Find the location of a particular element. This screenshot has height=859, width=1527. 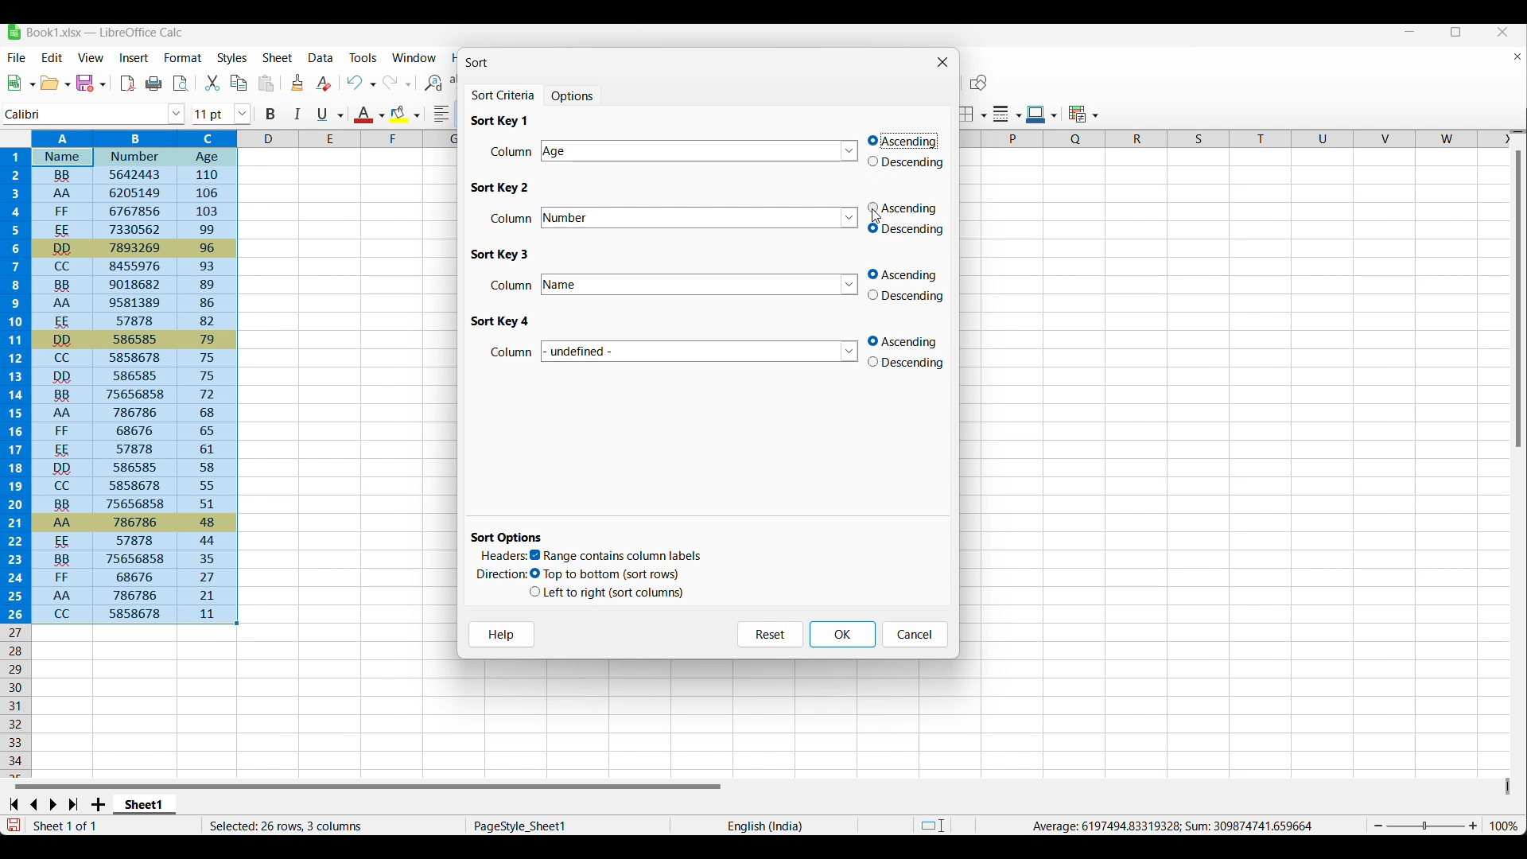

Current highlighted color and other options is located at coordinates (404, 115).